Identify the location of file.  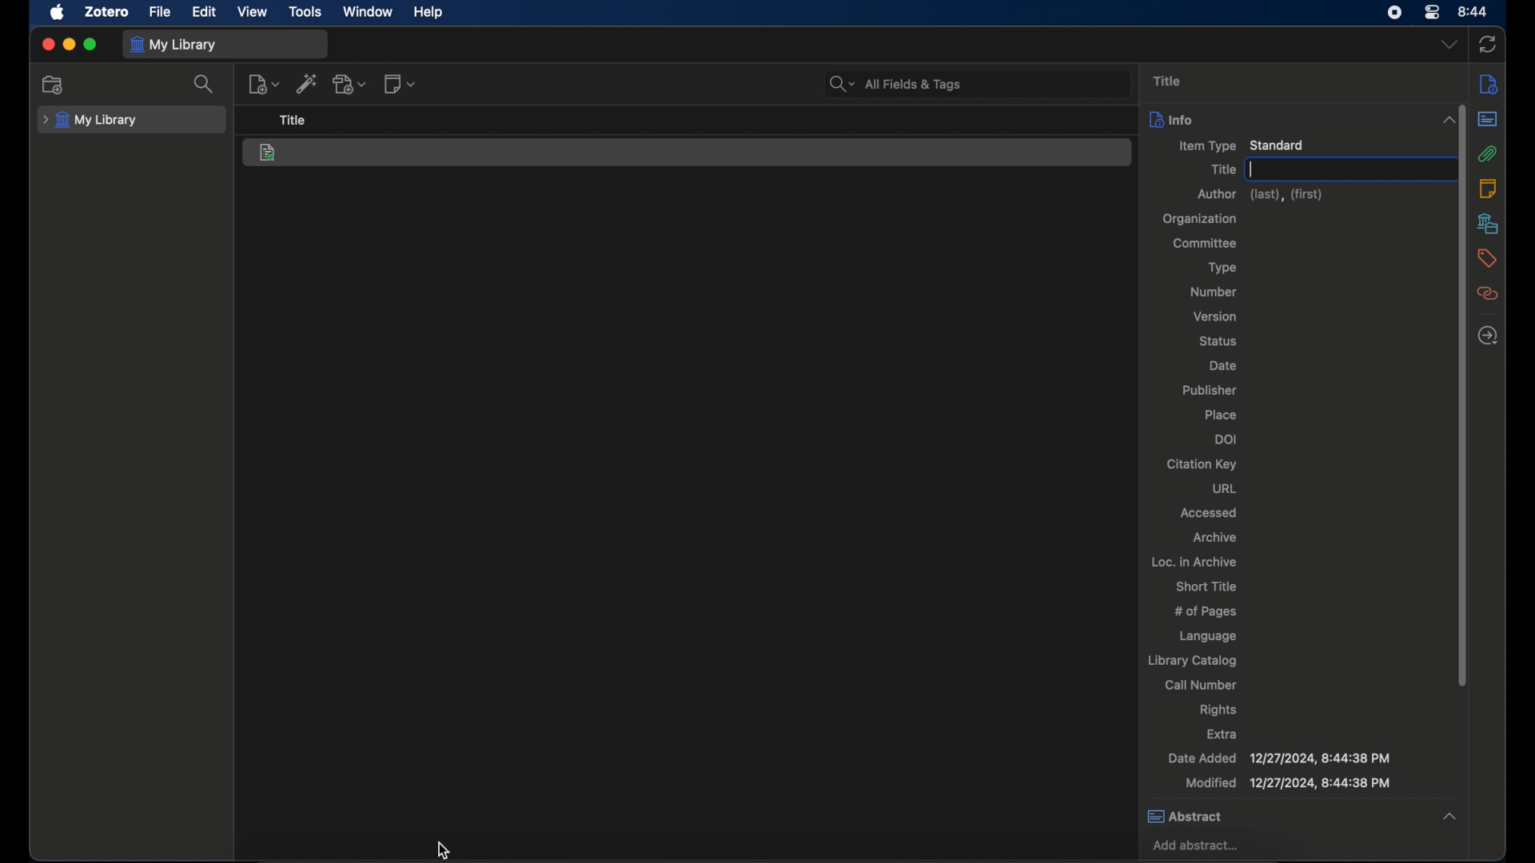
(159, 12).